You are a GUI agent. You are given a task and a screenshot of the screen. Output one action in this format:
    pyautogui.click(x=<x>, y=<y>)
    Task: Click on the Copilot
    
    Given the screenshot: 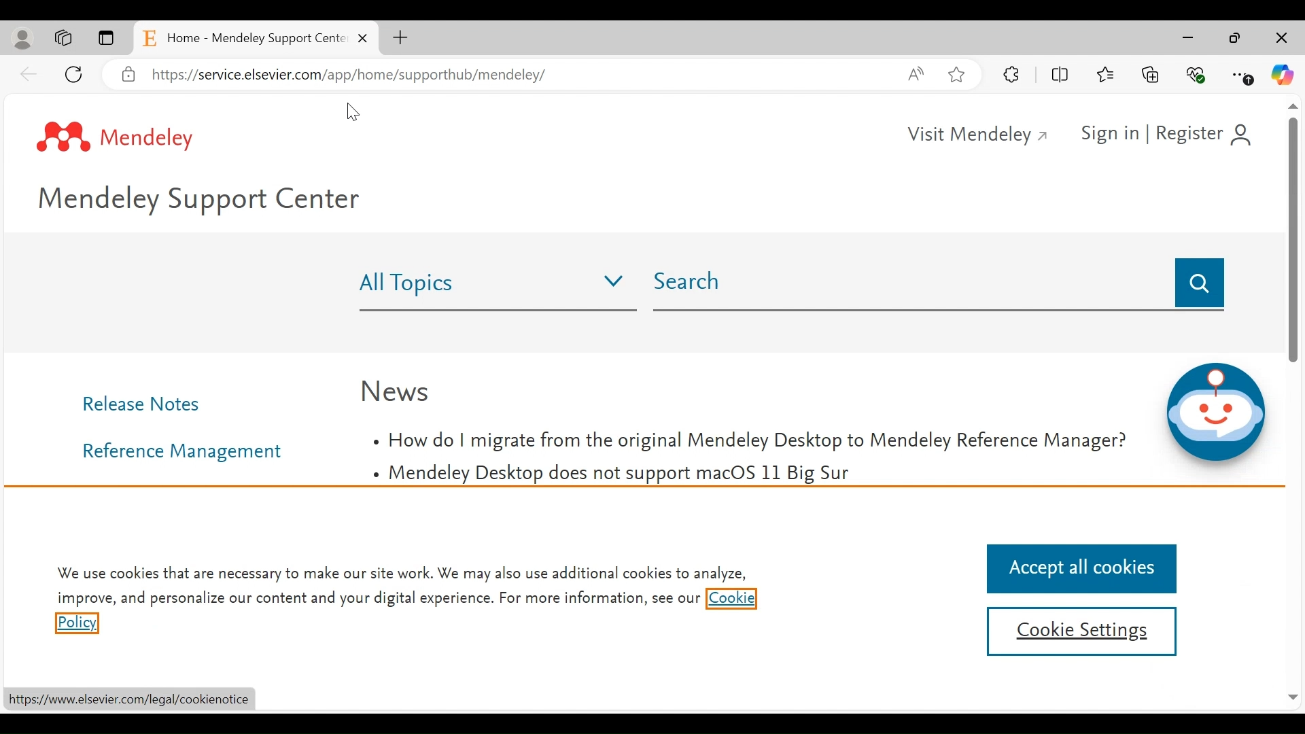 What is the action you would take?
    pyautogui.click(x=1283, y=75)
    